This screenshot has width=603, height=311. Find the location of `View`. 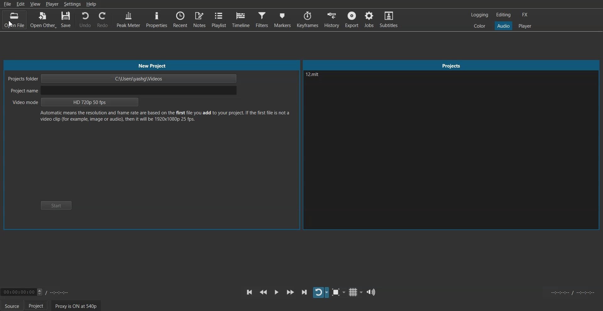

View is located at coordinates (36, 3).